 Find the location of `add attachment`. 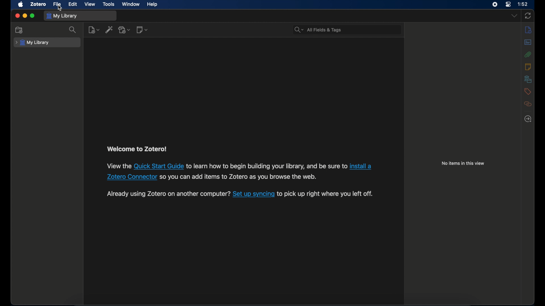

add attachment is located at coordinates (125, 29).